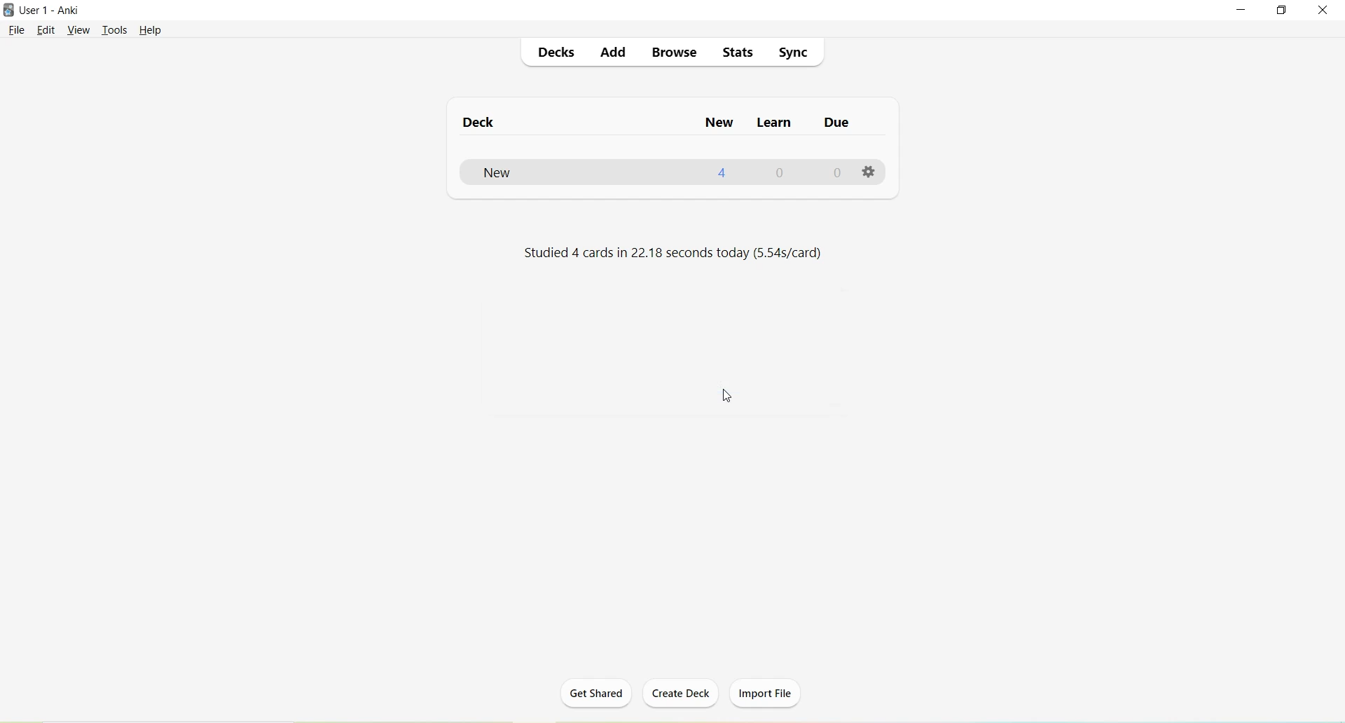 The height and width of the screenshot is (723, 1345). What do you see at coordinates (792, 54) in the screenshot?
I see `Sync` at bounding box center [792, 54].